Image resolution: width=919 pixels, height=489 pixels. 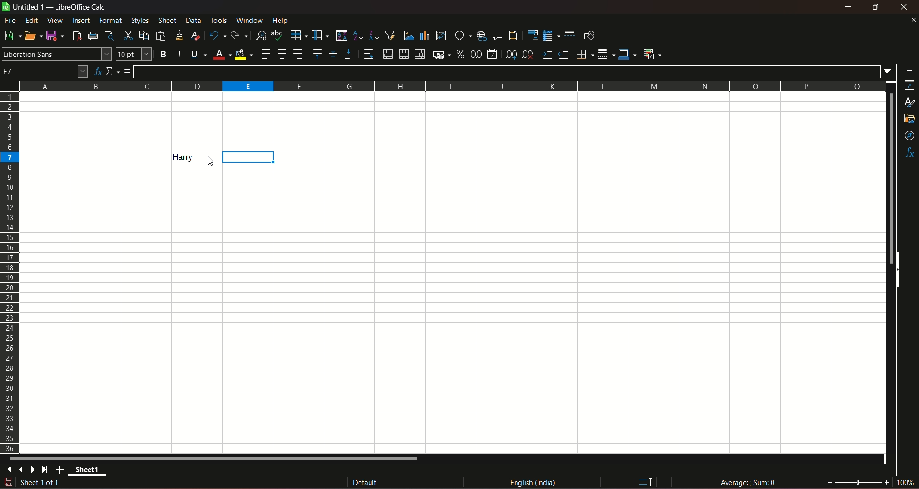 What do you see at coordinates (403, 55) in the screenshot?
I see `merge` at bounding box center [403, 55].